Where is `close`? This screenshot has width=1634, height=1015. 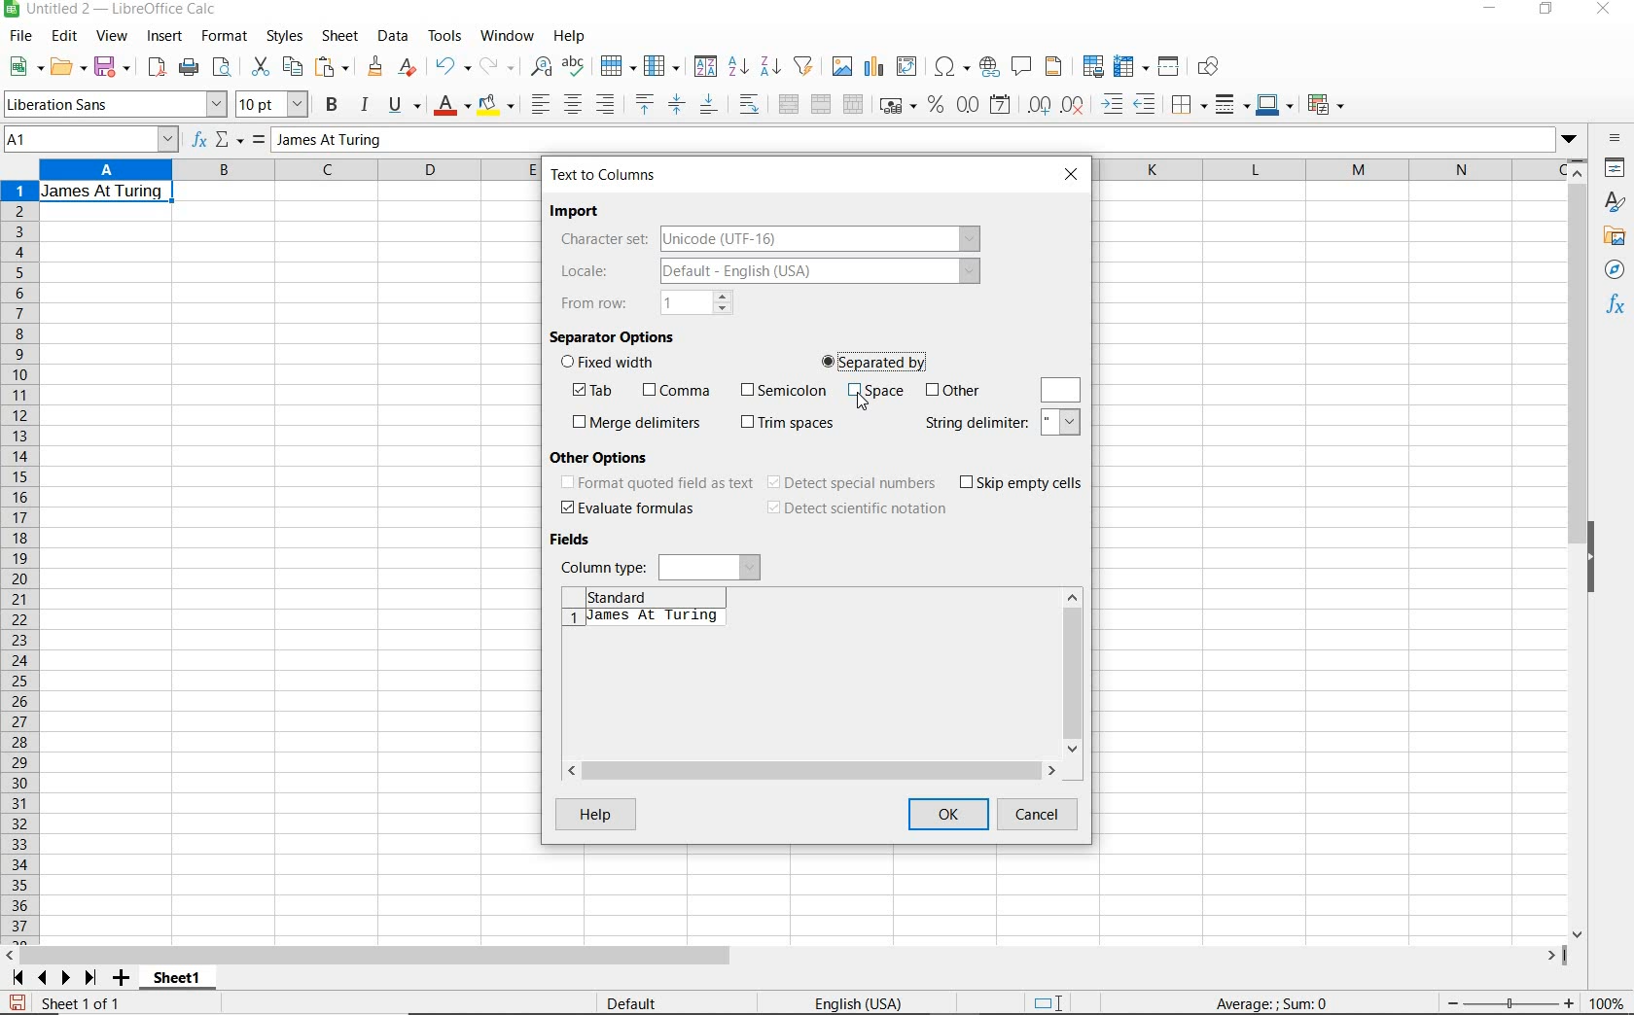
close is located at coordinates (1074, 173).